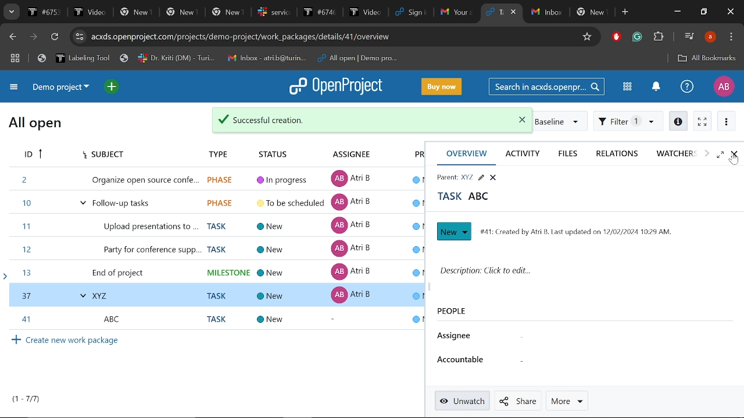  What do you see at coordinates (655, 88) in the screenshot?
I see `Notification` at bounding box center [655, 88].